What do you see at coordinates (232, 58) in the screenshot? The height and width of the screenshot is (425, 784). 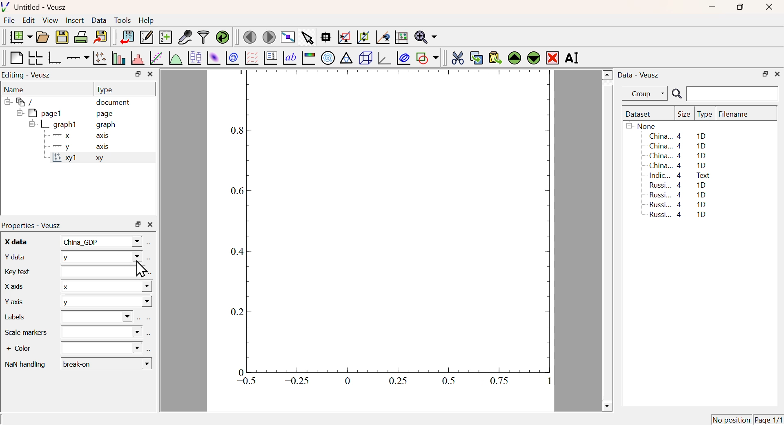 I see `Plot 2D set as contours` at bounding box center [232, 58].